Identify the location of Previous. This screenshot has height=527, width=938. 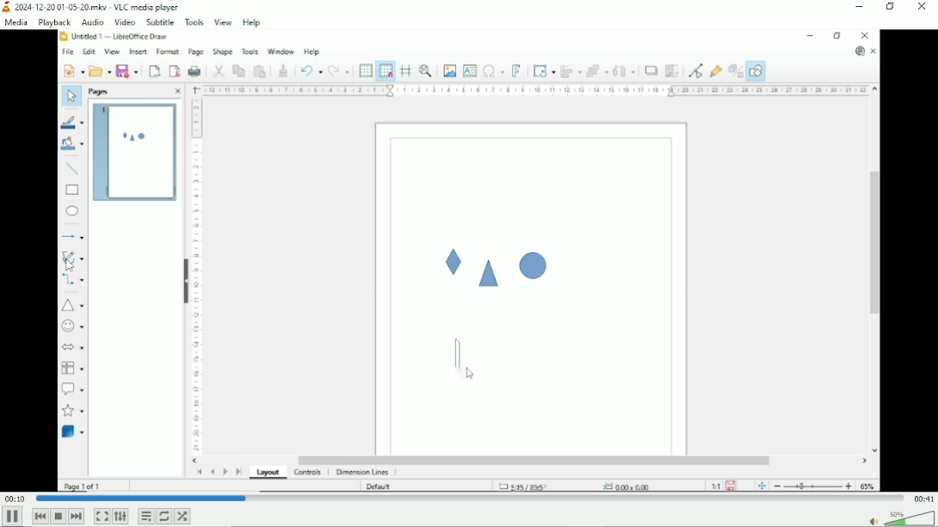
(40, 516).